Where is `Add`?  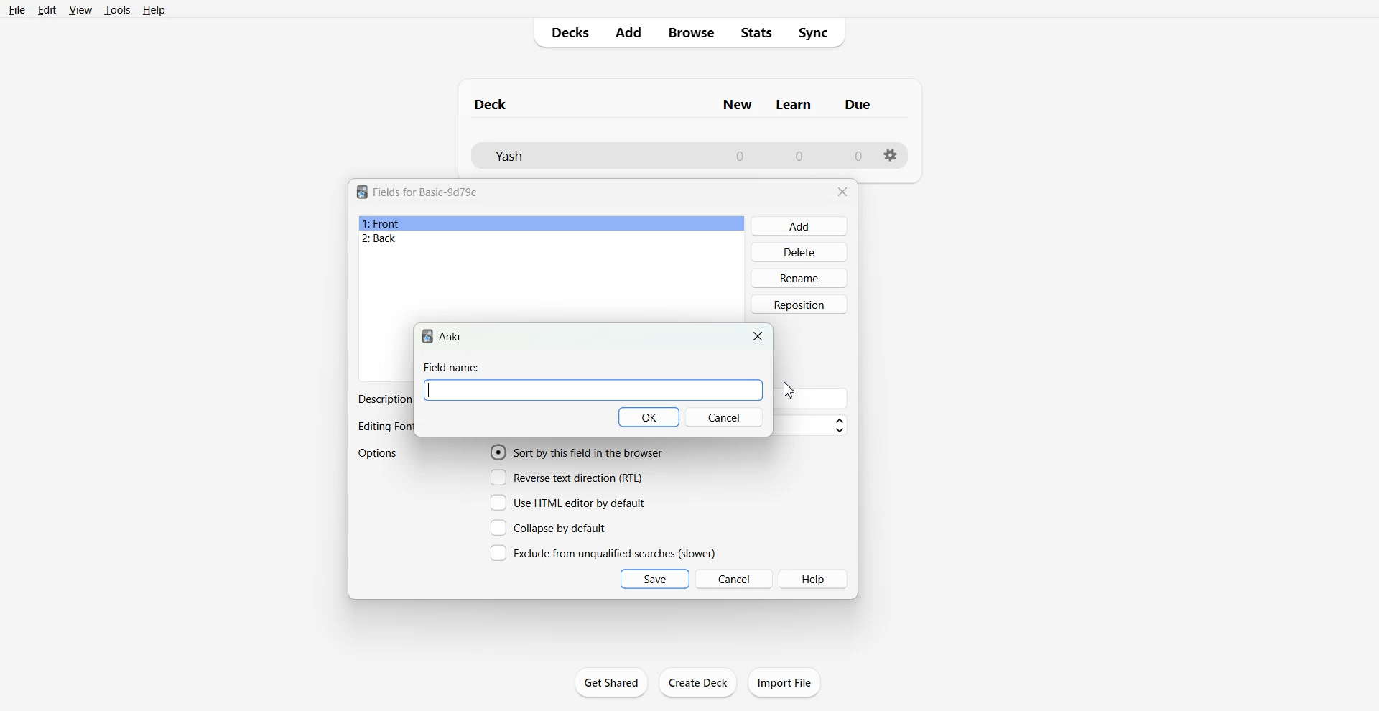 Add is located at coordinates (627, 32).